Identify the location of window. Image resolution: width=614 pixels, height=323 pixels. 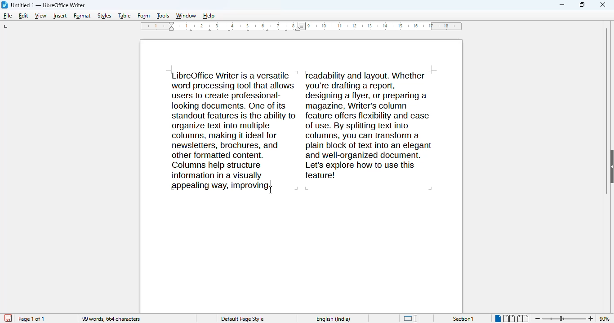
(186, 17).